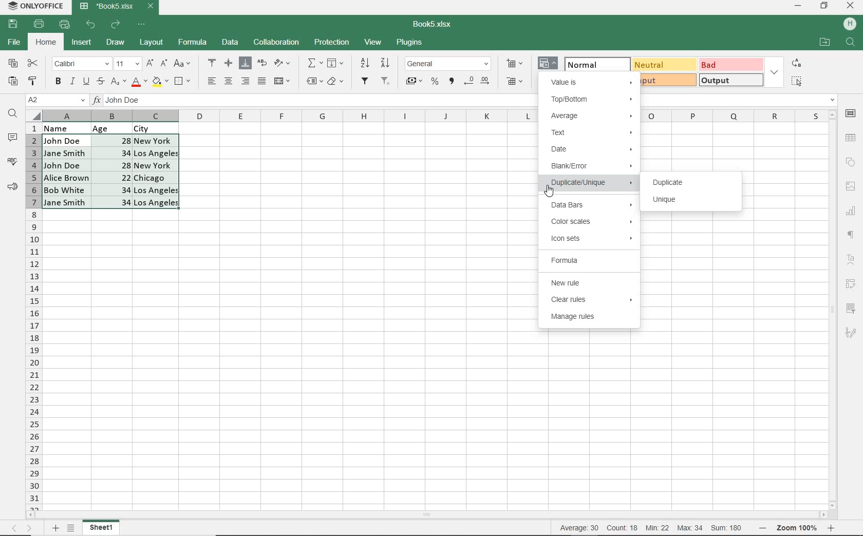  I want to click on NAMED RANGES, so click(314, 82).